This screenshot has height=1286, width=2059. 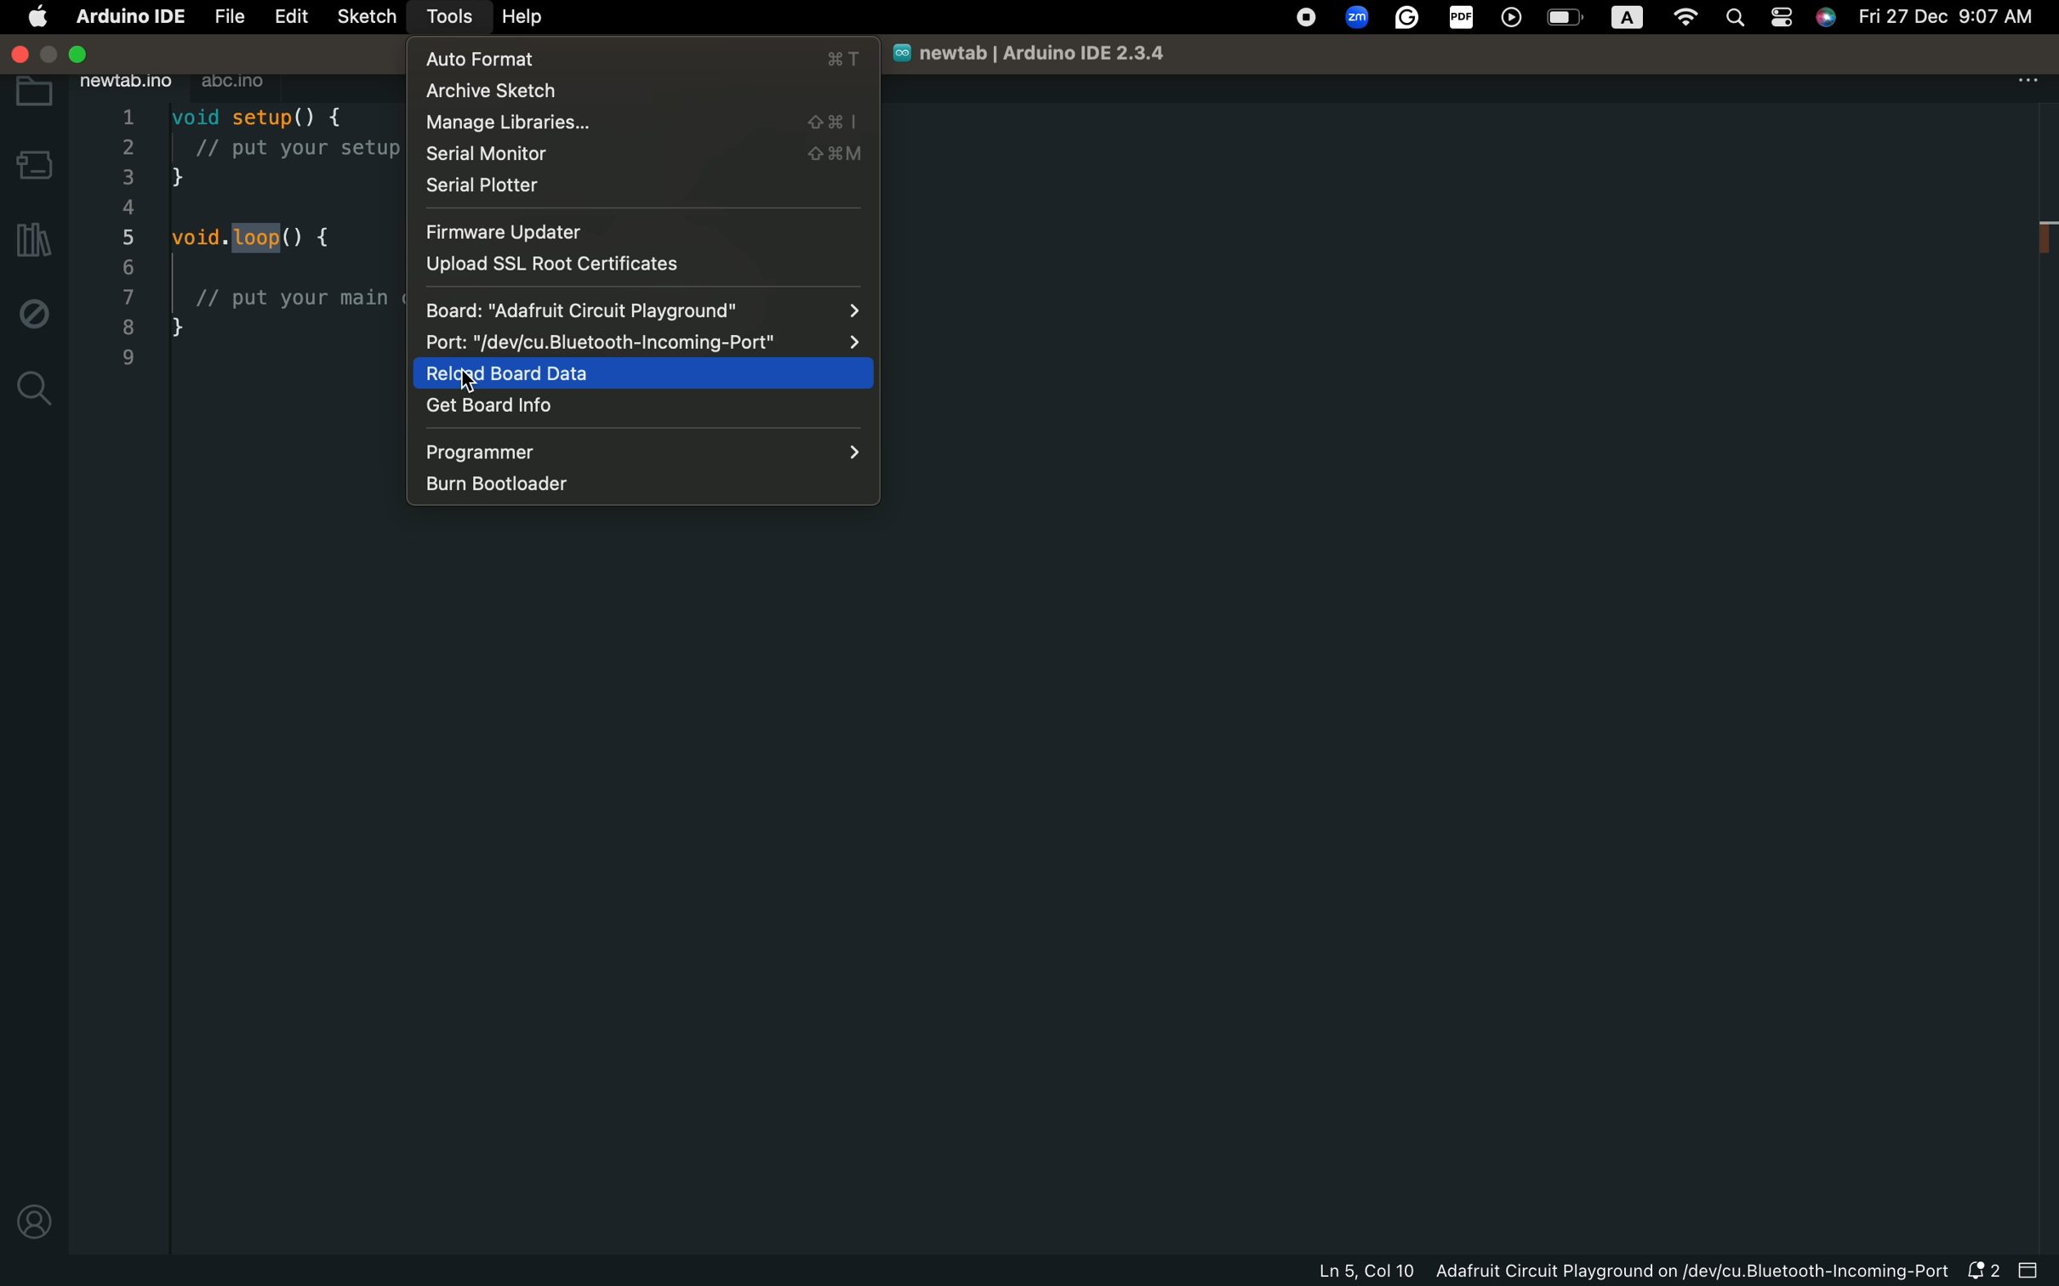 What do you see at coordinates (1694, 1272) in the screenshot?
I see `Adafruit Circuit Playground on/dev/cu.Bluetooth-Incoming-Port` at bounding box center [1694, 1272].